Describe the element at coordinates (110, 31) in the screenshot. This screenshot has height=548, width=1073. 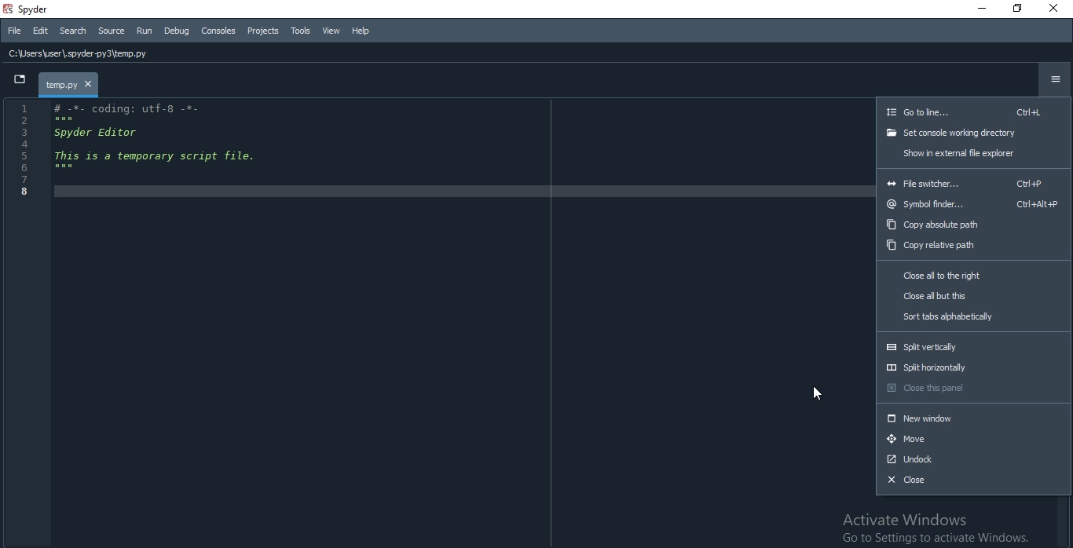
I see `Source` at that location.